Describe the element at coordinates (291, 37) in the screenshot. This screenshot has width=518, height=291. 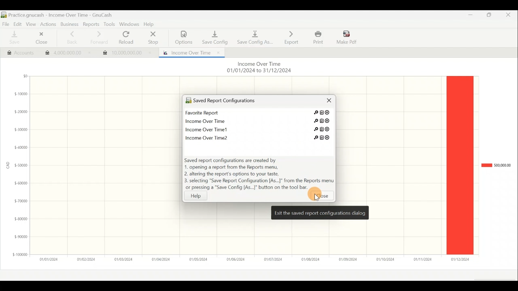
I see `Export` at that location.